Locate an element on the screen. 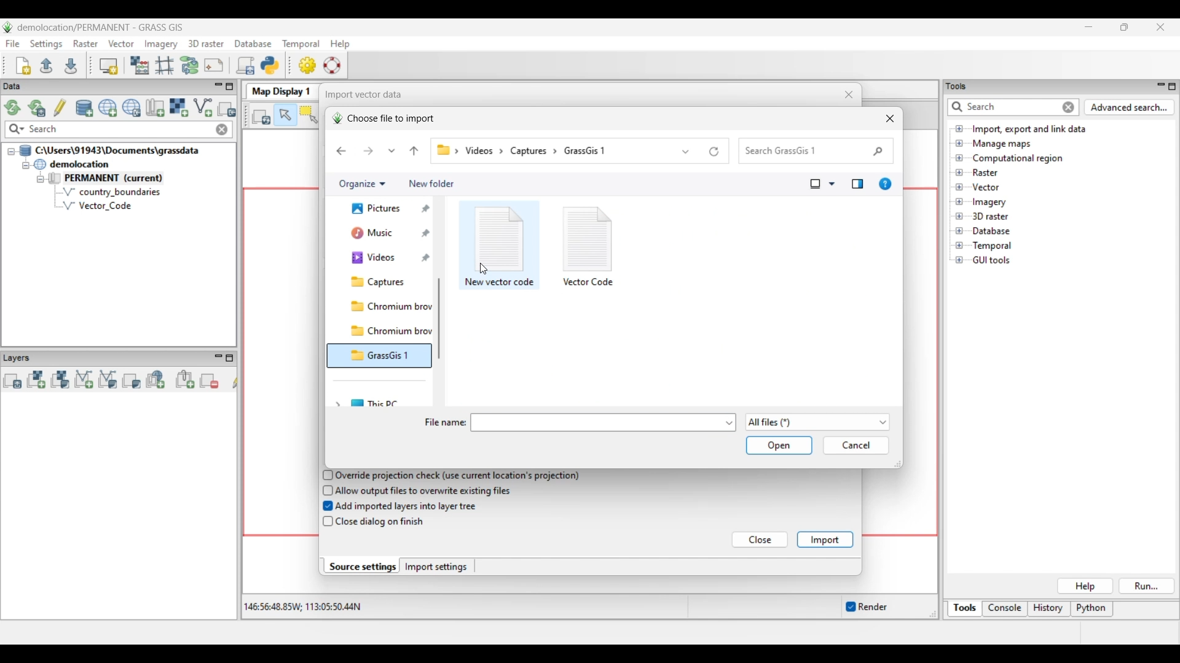 This screenshot has width=1180, height=663. Georectifier is located at coordinates (165, 66).